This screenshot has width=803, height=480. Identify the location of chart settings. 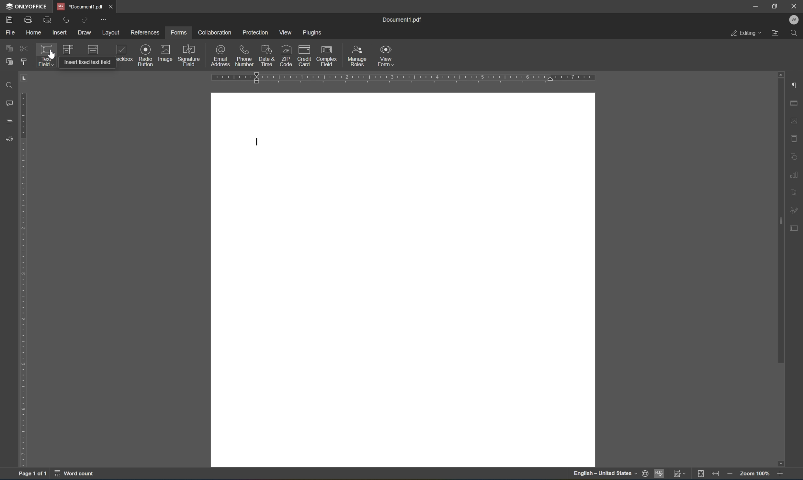
(795, 176).